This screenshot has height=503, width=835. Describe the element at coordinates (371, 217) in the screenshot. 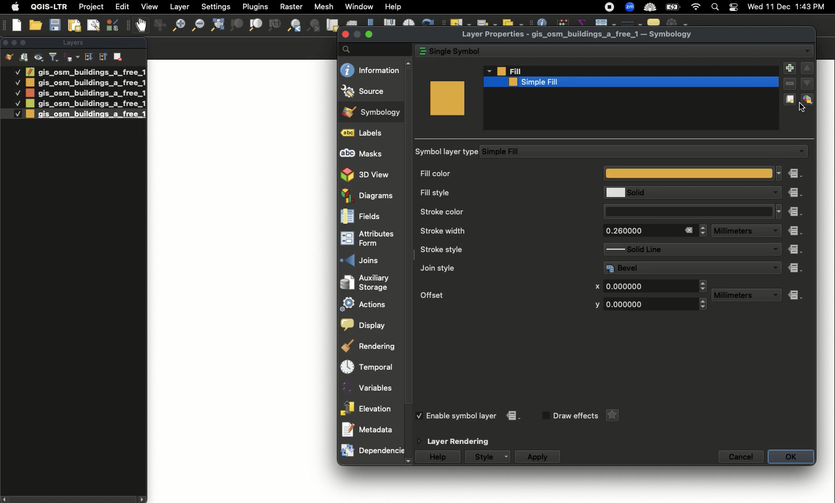

I see `Fields` at that location.